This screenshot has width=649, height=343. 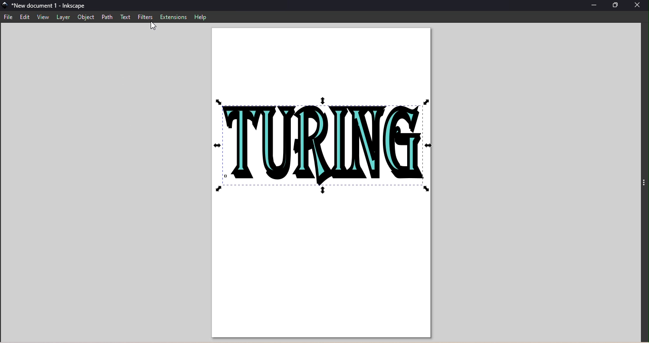 What do you see at coordinates (595, 6) in the screenshot?
I see `Minimize` at bounding box center [595, 6].